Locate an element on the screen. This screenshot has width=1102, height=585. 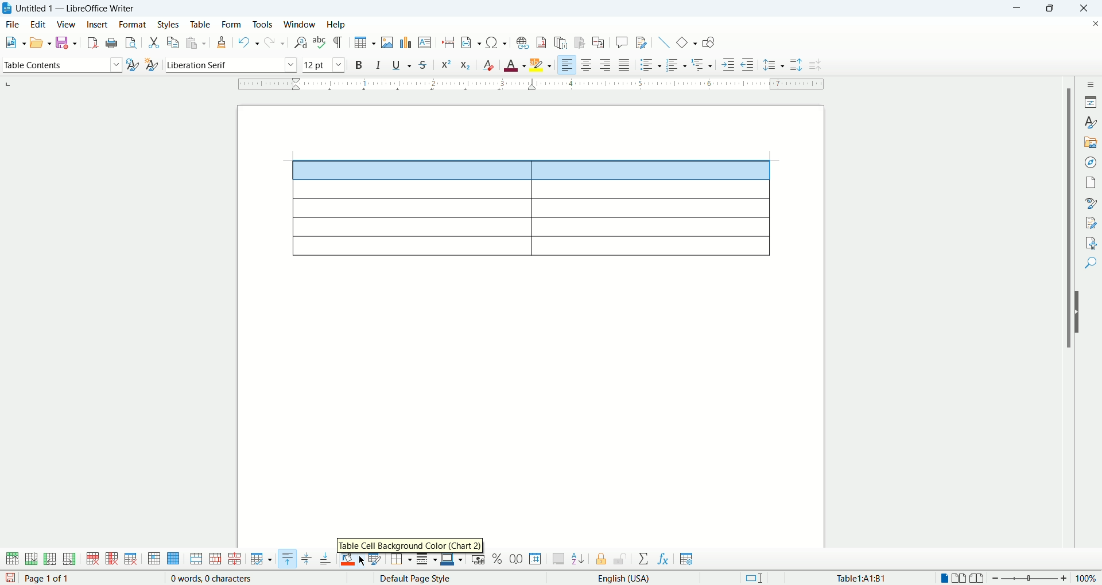
insert line is located at coordinates (664, 42).